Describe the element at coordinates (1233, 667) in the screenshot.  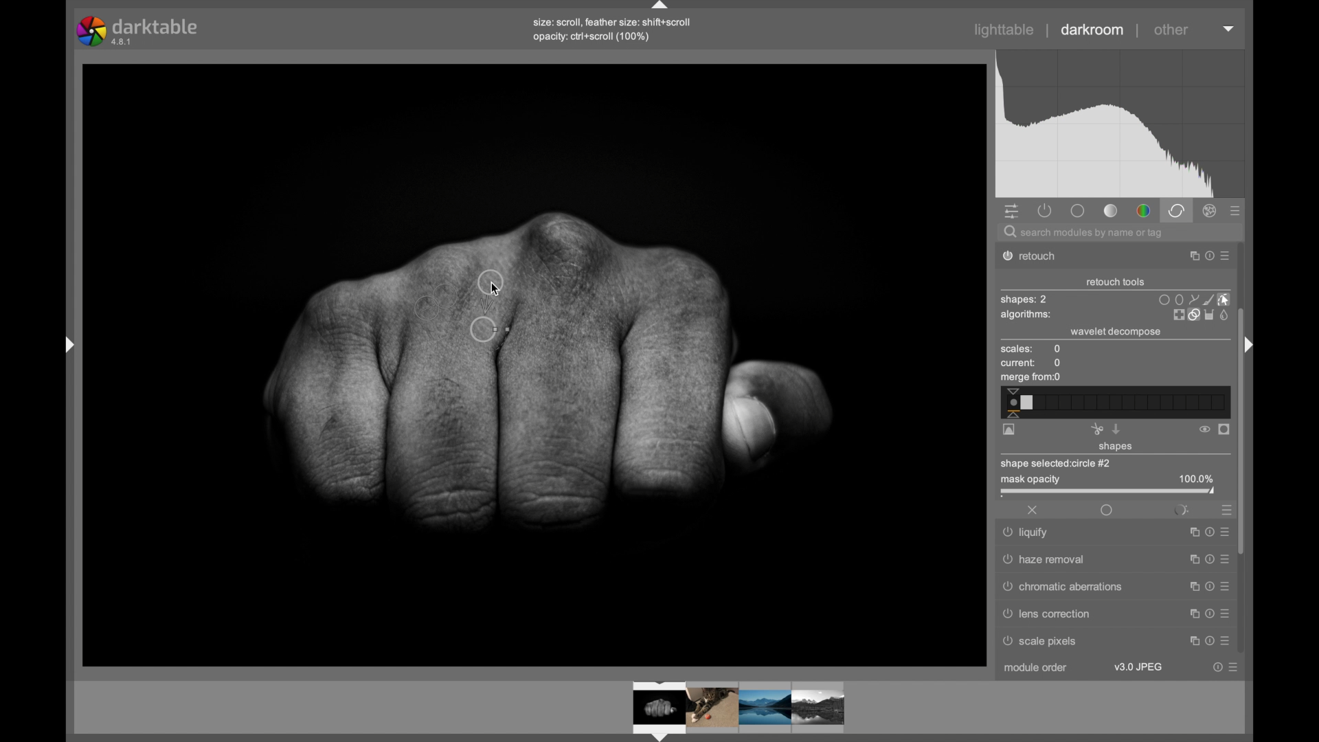
I see `more options` at that location.